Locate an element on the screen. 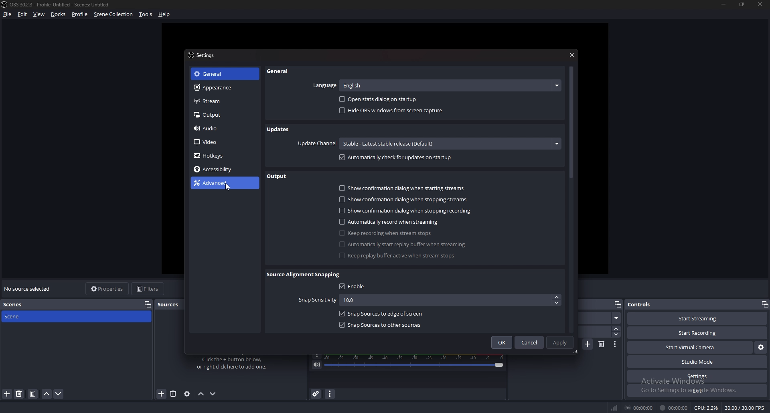  remove scene is located at coordinates (19, 394).